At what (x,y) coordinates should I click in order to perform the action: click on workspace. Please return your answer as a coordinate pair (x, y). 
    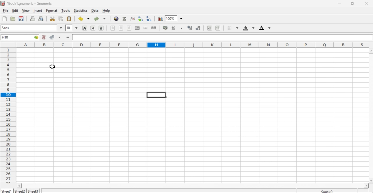
    Looking at the image, I should click on (184, 112).